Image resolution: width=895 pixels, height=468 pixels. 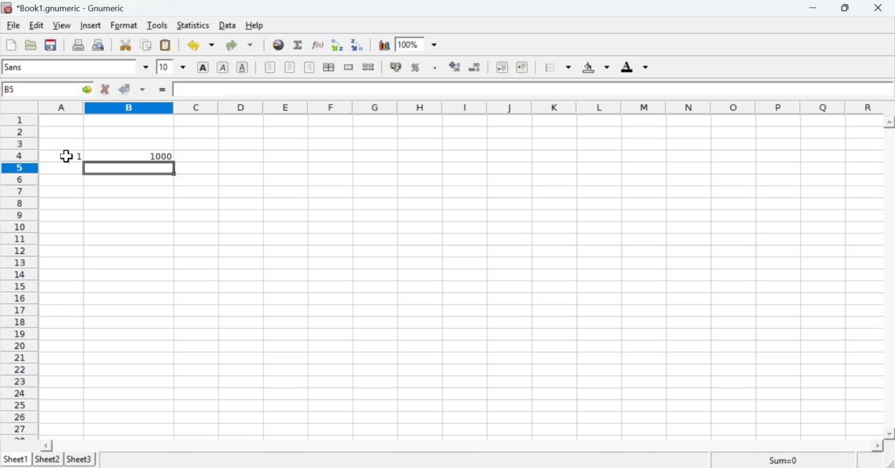 What do you see at coordinates (396, 67) in the screenshot?
I see `Format the selection as accounting` at bounding box center [396, 67].